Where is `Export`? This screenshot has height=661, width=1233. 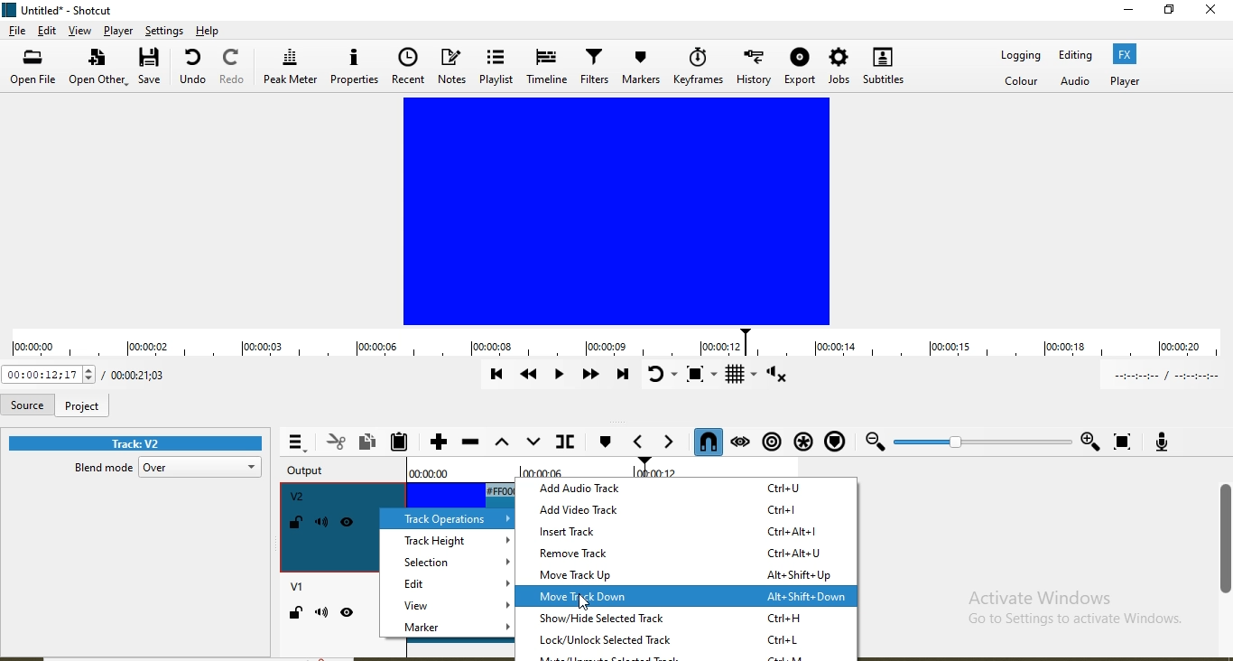
Export is located at coordinates (800, 70).